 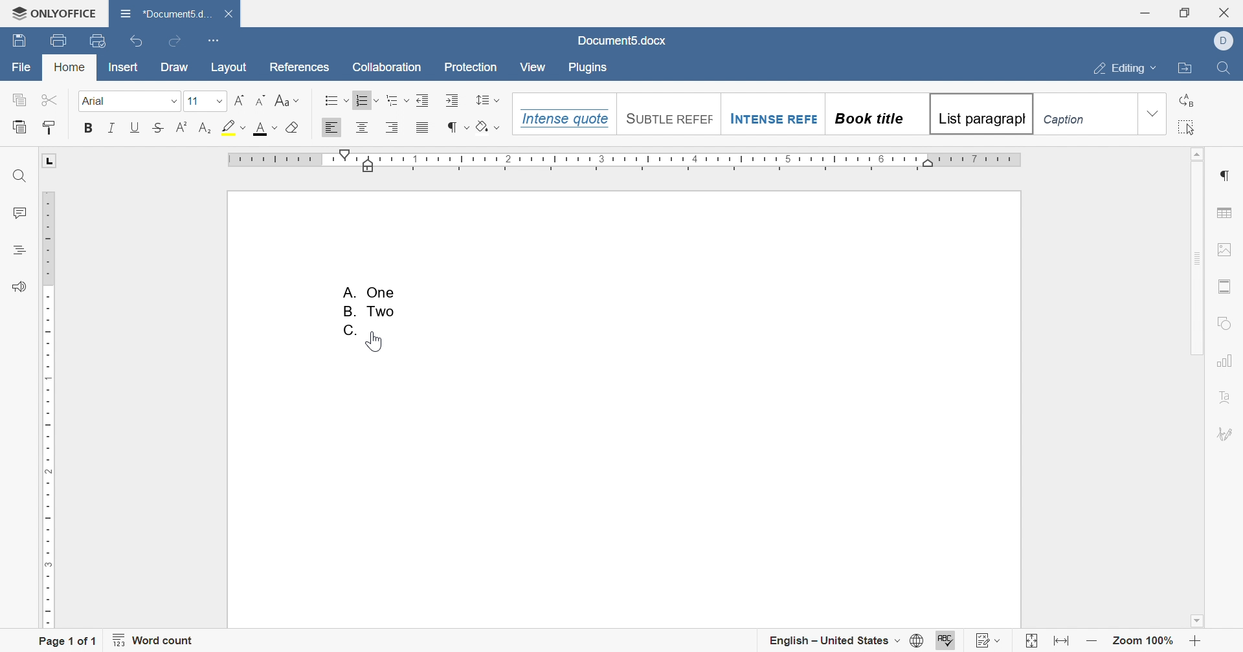 I want to click on Intense quote, so click(x=562, y=118).